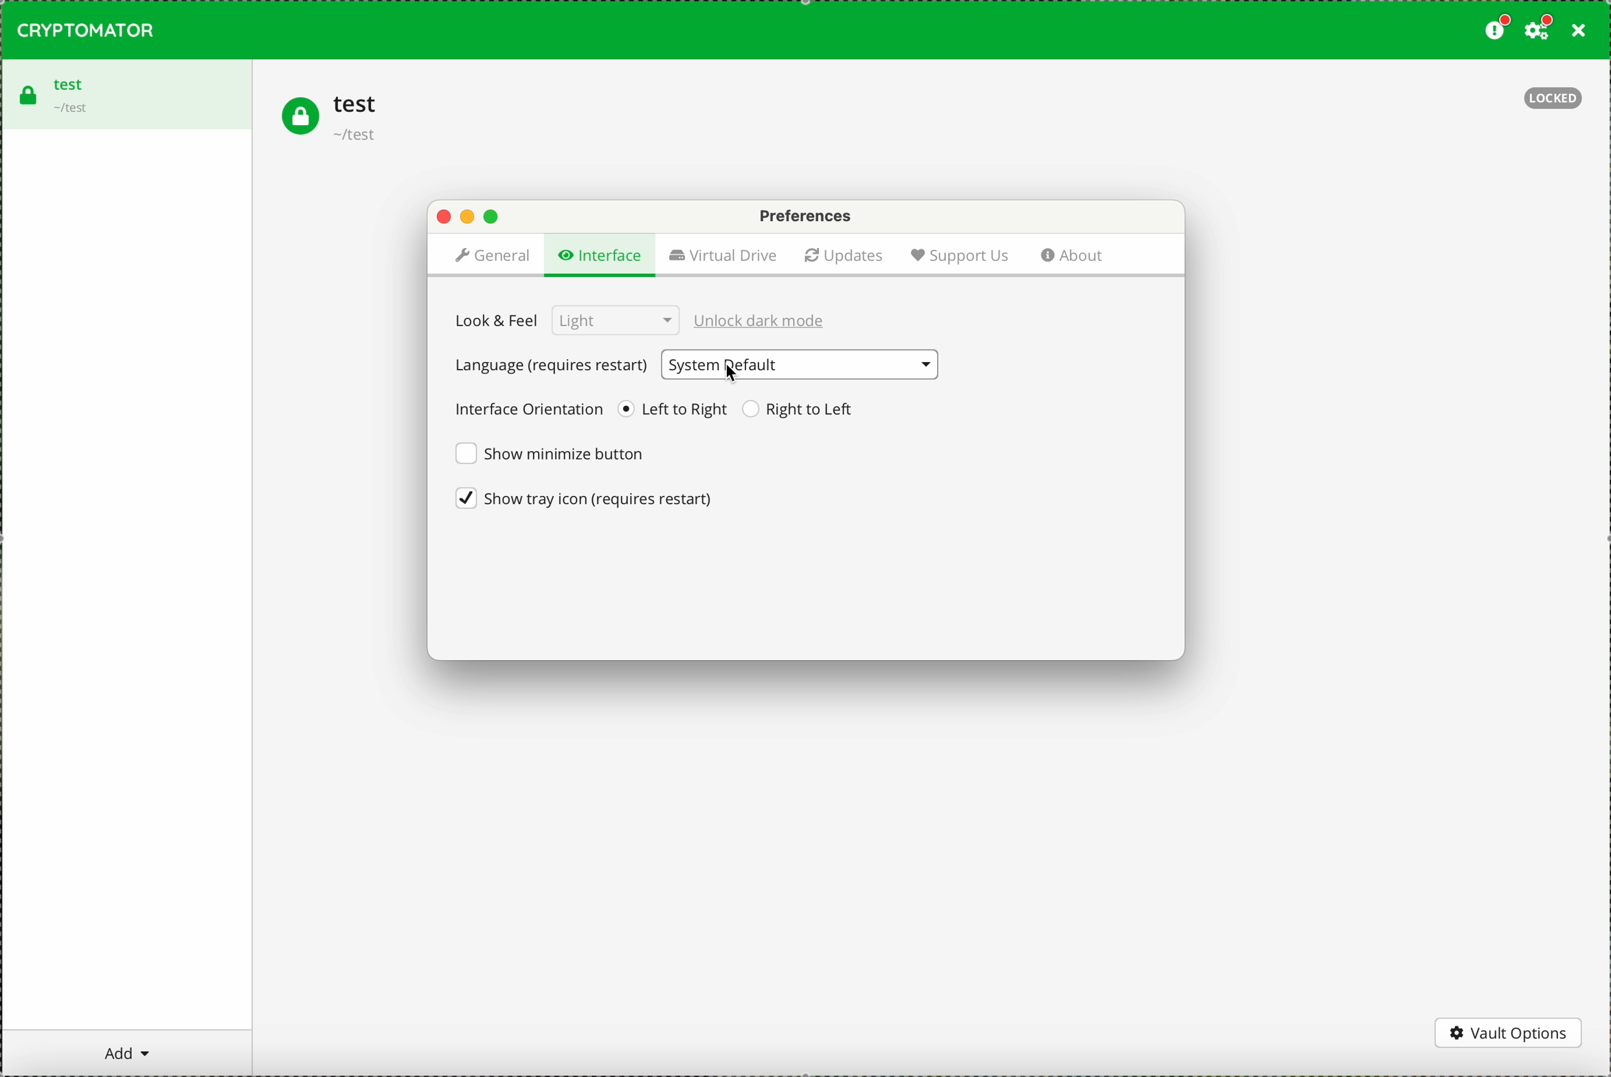 This screenshot has width=1611, height=1077. What do you see at coordinates (126, 1055) in the screenshot?
I see `add` at bounding box center [126, 1055].